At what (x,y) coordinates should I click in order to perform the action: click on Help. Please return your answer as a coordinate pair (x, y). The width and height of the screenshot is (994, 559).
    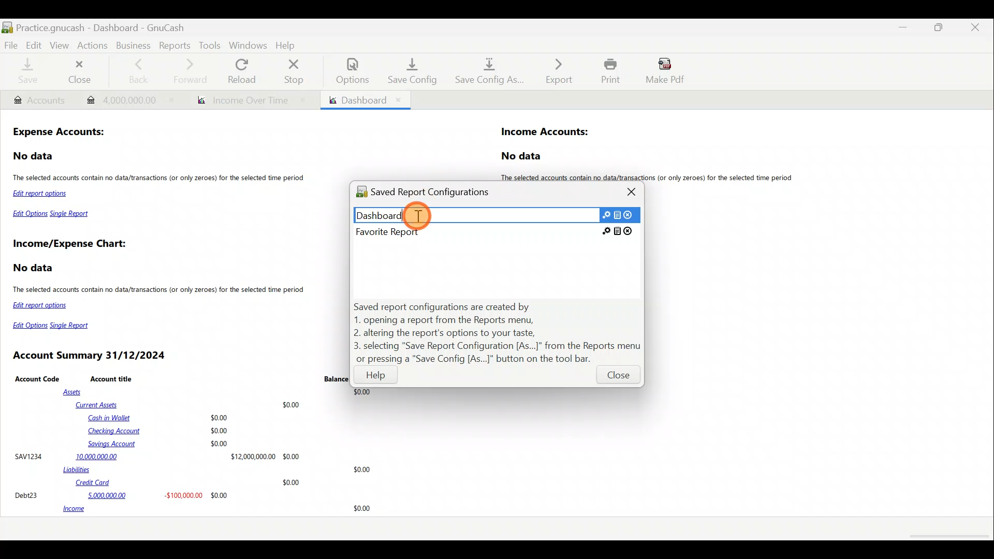
    Looking at the image, I should click on (288, 44).